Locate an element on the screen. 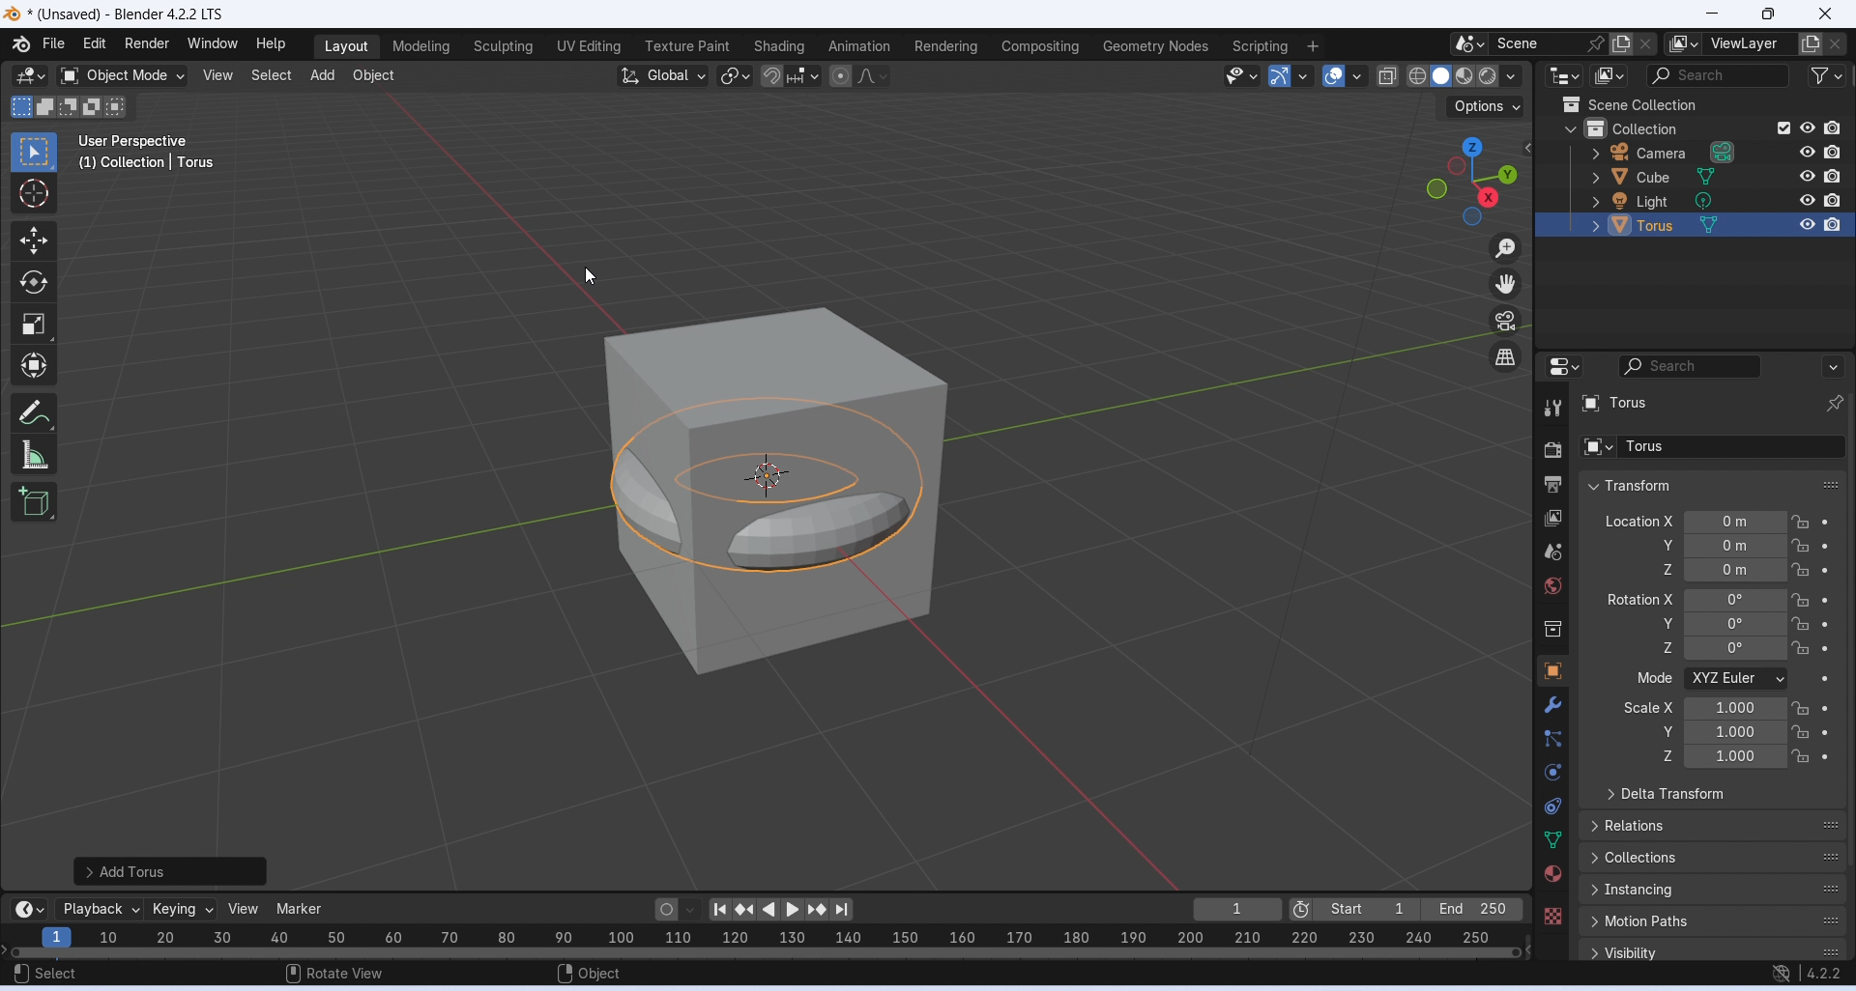 The image size is (1856, 991). Relations is located at coordinates (1715, 825).